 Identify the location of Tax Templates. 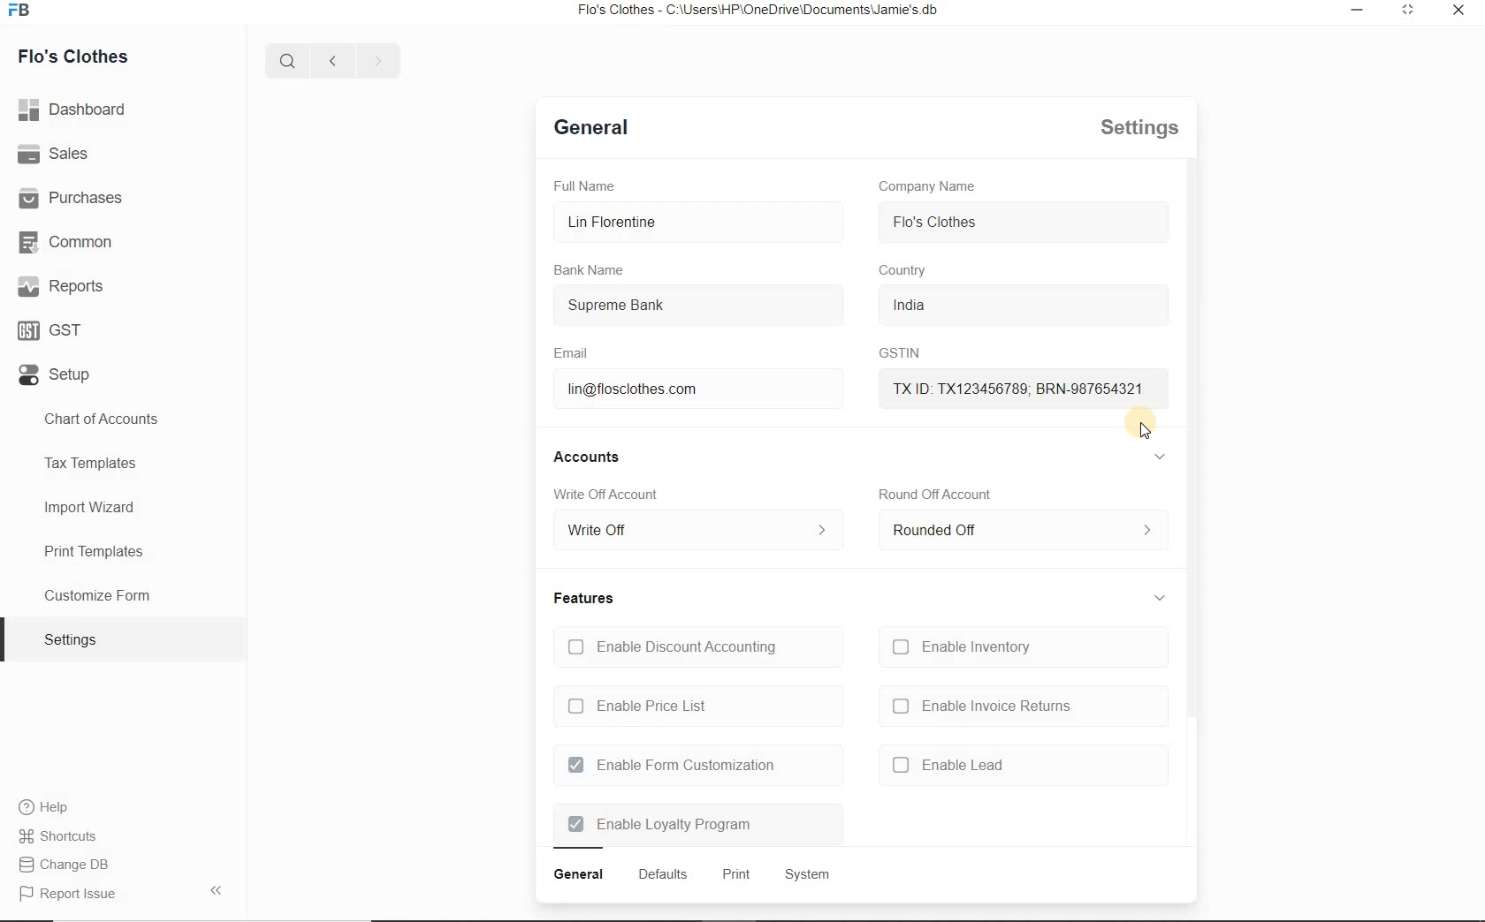
(93, 465).